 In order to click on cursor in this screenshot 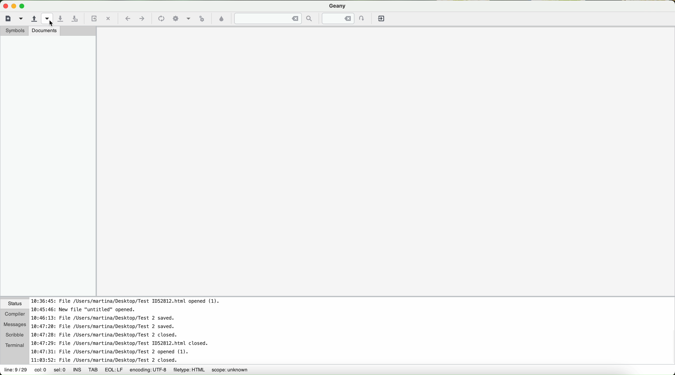, I will do `click(51, 24)`.